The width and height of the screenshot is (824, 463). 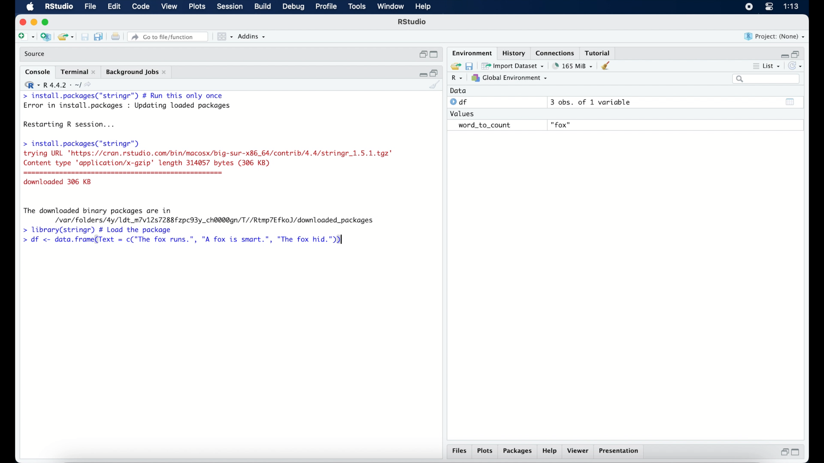 I want to click on list, so click(x=767, y=67).